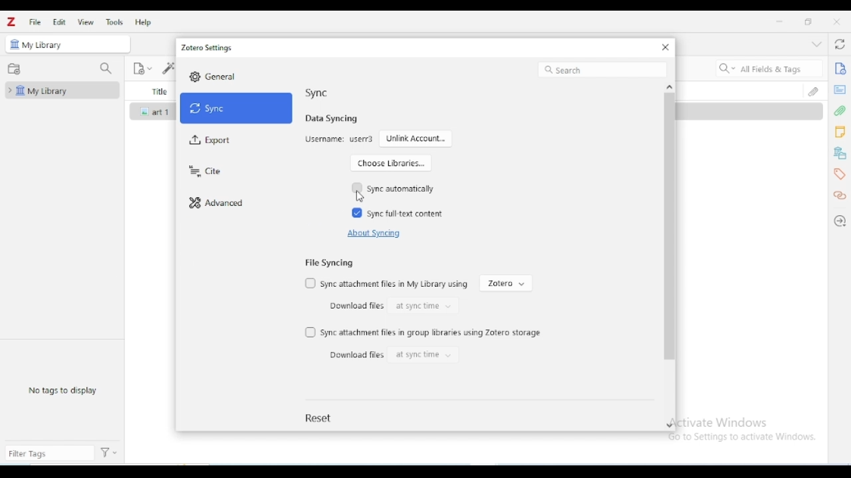 This screenshot has height=478, width=851. I want to click on download files, so click(354, 305).